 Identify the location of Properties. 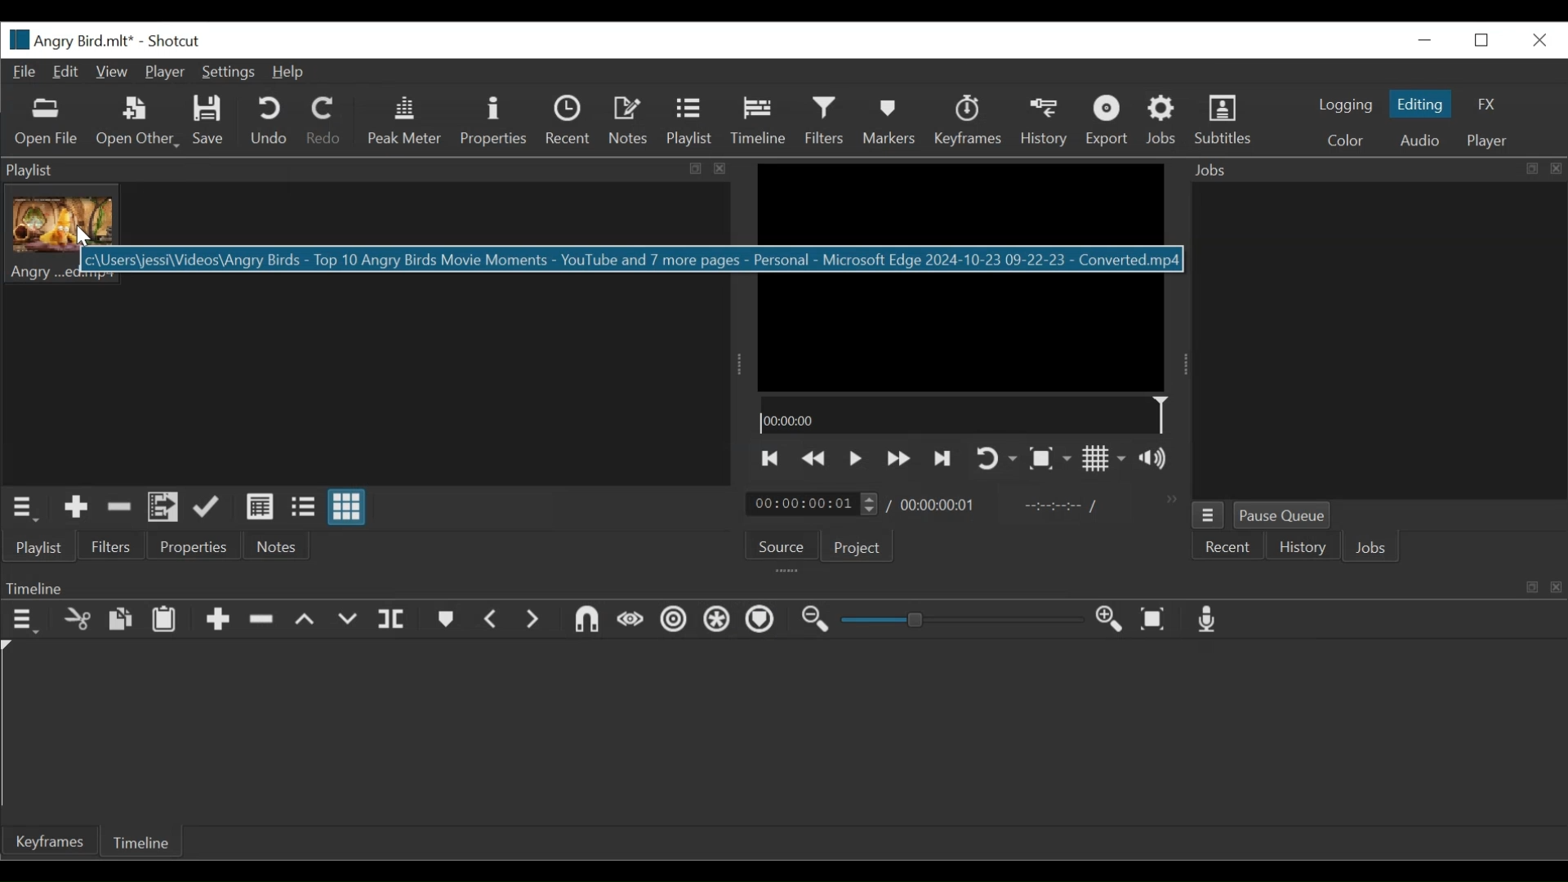
(192, 548).